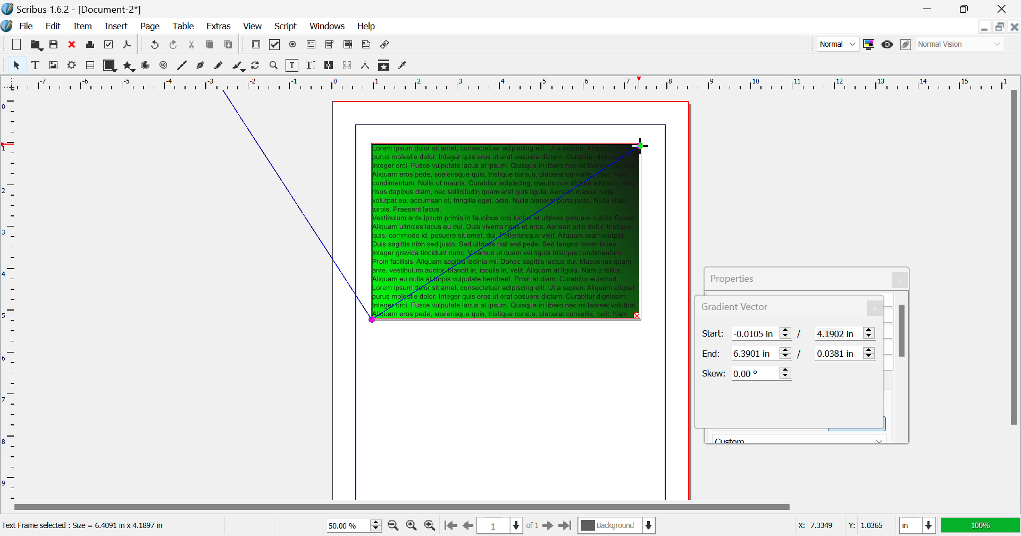  I want to click on Copy, so click(211, 47).